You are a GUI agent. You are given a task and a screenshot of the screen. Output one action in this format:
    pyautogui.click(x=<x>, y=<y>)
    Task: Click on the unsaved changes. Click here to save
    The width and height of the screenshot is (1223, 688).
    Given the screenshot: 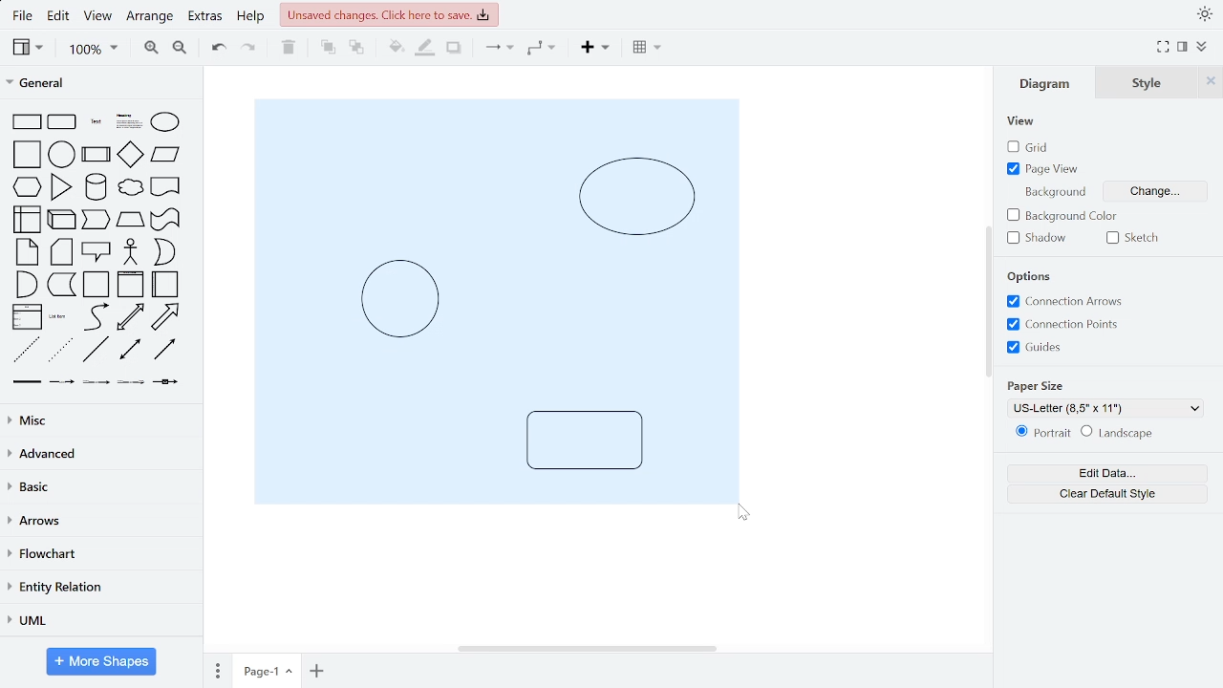 What is the action you would take?
    pyautogui.click(x=389, y=14)
    